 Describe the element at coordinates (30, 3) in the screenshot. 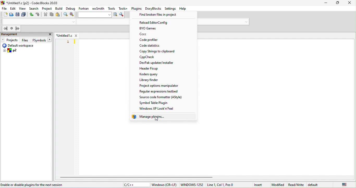

I see `title` at that location.